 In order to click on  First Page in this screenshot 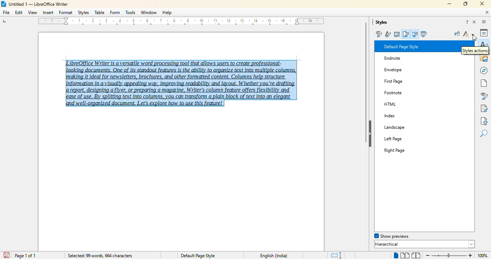, I will do `click(401, 79)`.